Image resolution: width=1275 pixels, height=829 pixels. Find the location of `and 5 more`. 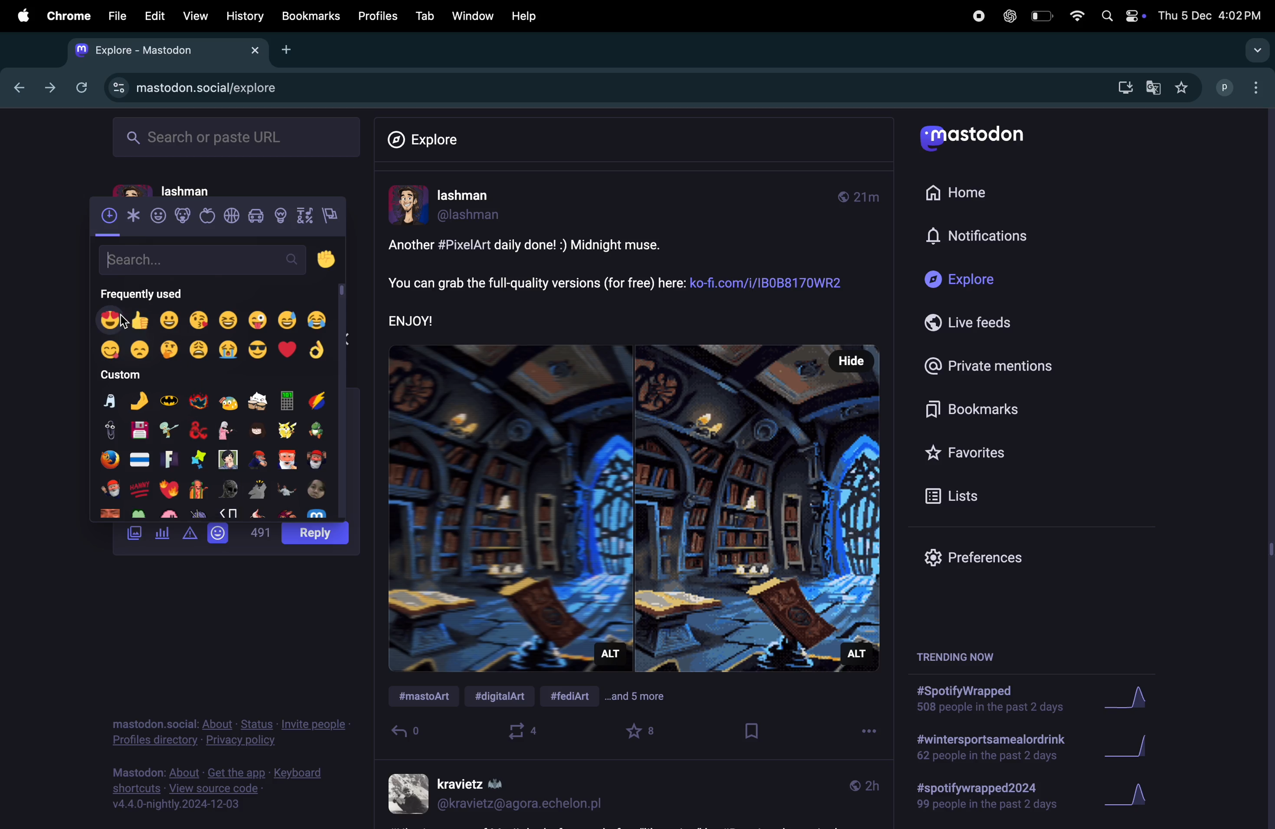

and 5 more is located at coordinates (646, 699).